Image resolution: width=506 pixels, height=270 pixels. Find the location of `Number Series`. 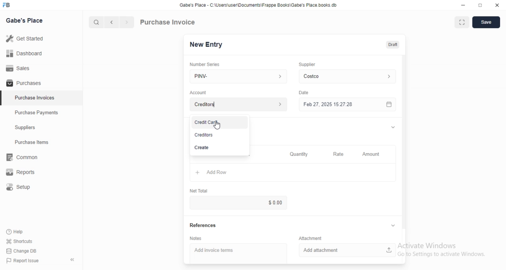

Number Series is located at coordinates (205, 65).